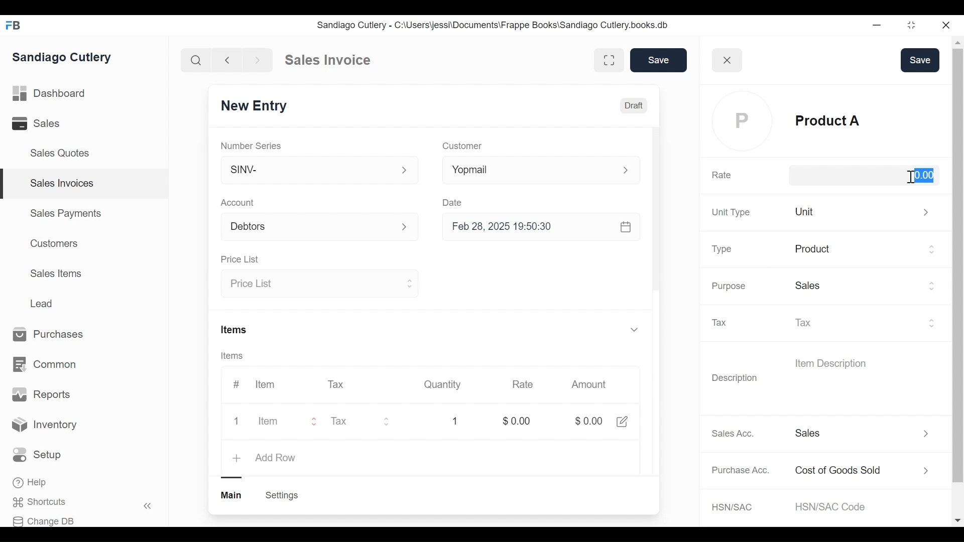 The width and height of the screenshot is (964, 542). I want to click on close, so click(728, 60).